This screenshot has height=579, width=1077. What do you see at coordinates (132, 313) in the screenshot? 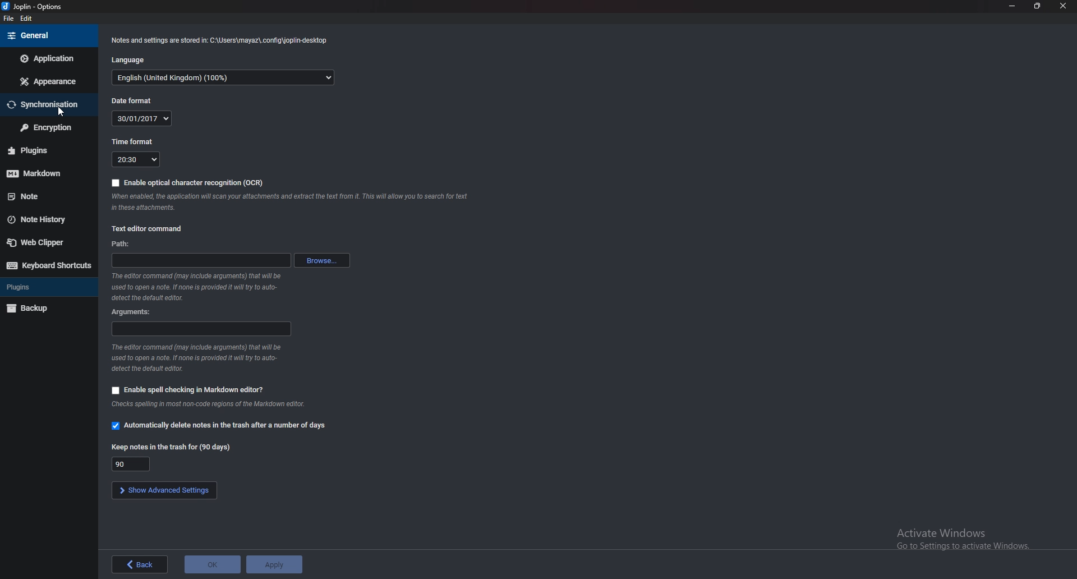
I see `arguments` at bounding box center [132, 313].